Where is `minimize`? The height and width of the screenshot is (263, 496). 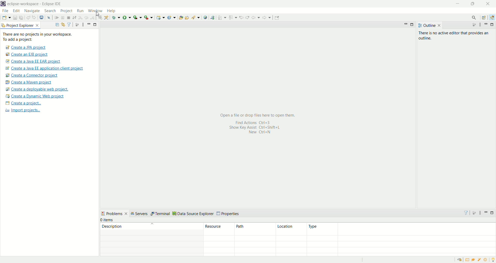 minimize is located at coordinates (406, 24).